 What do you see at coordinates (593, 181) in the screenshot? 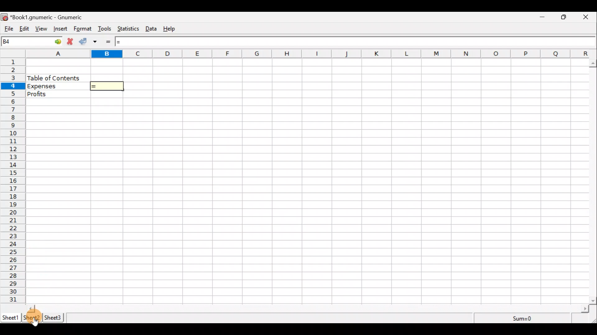
I see `Scroll bar` at bounding box center [593, 181].